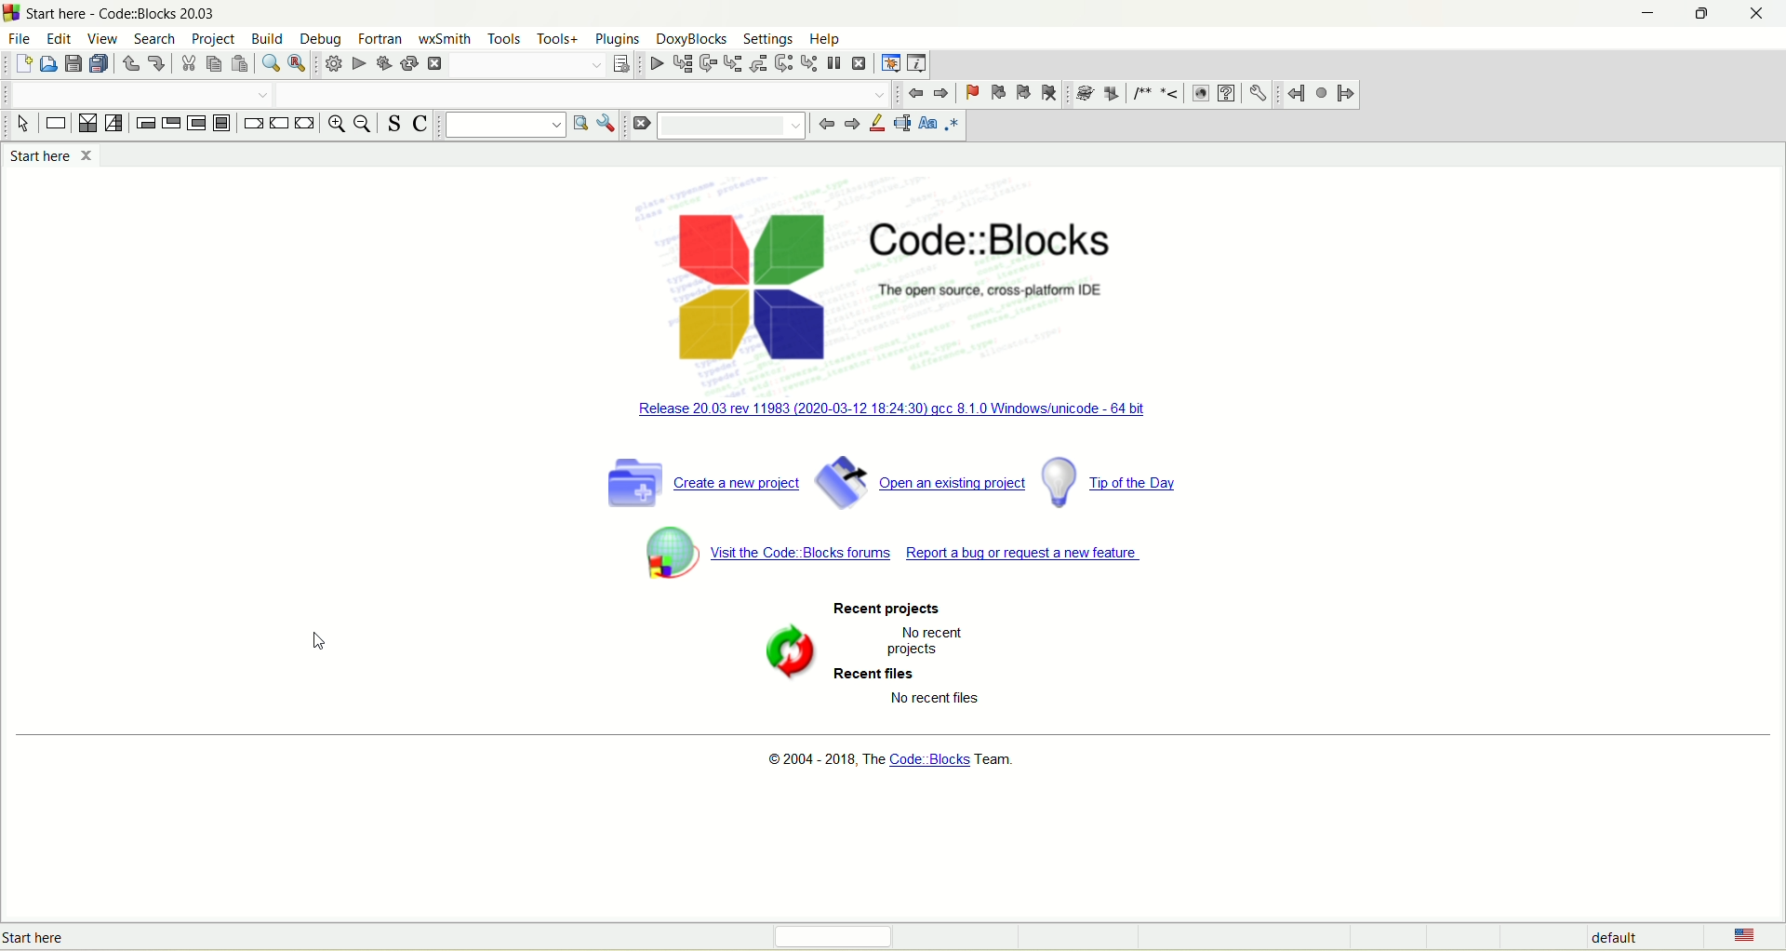  Describe the element at coordinates (1225, 92) in the screenshot. I see `help` at that location.